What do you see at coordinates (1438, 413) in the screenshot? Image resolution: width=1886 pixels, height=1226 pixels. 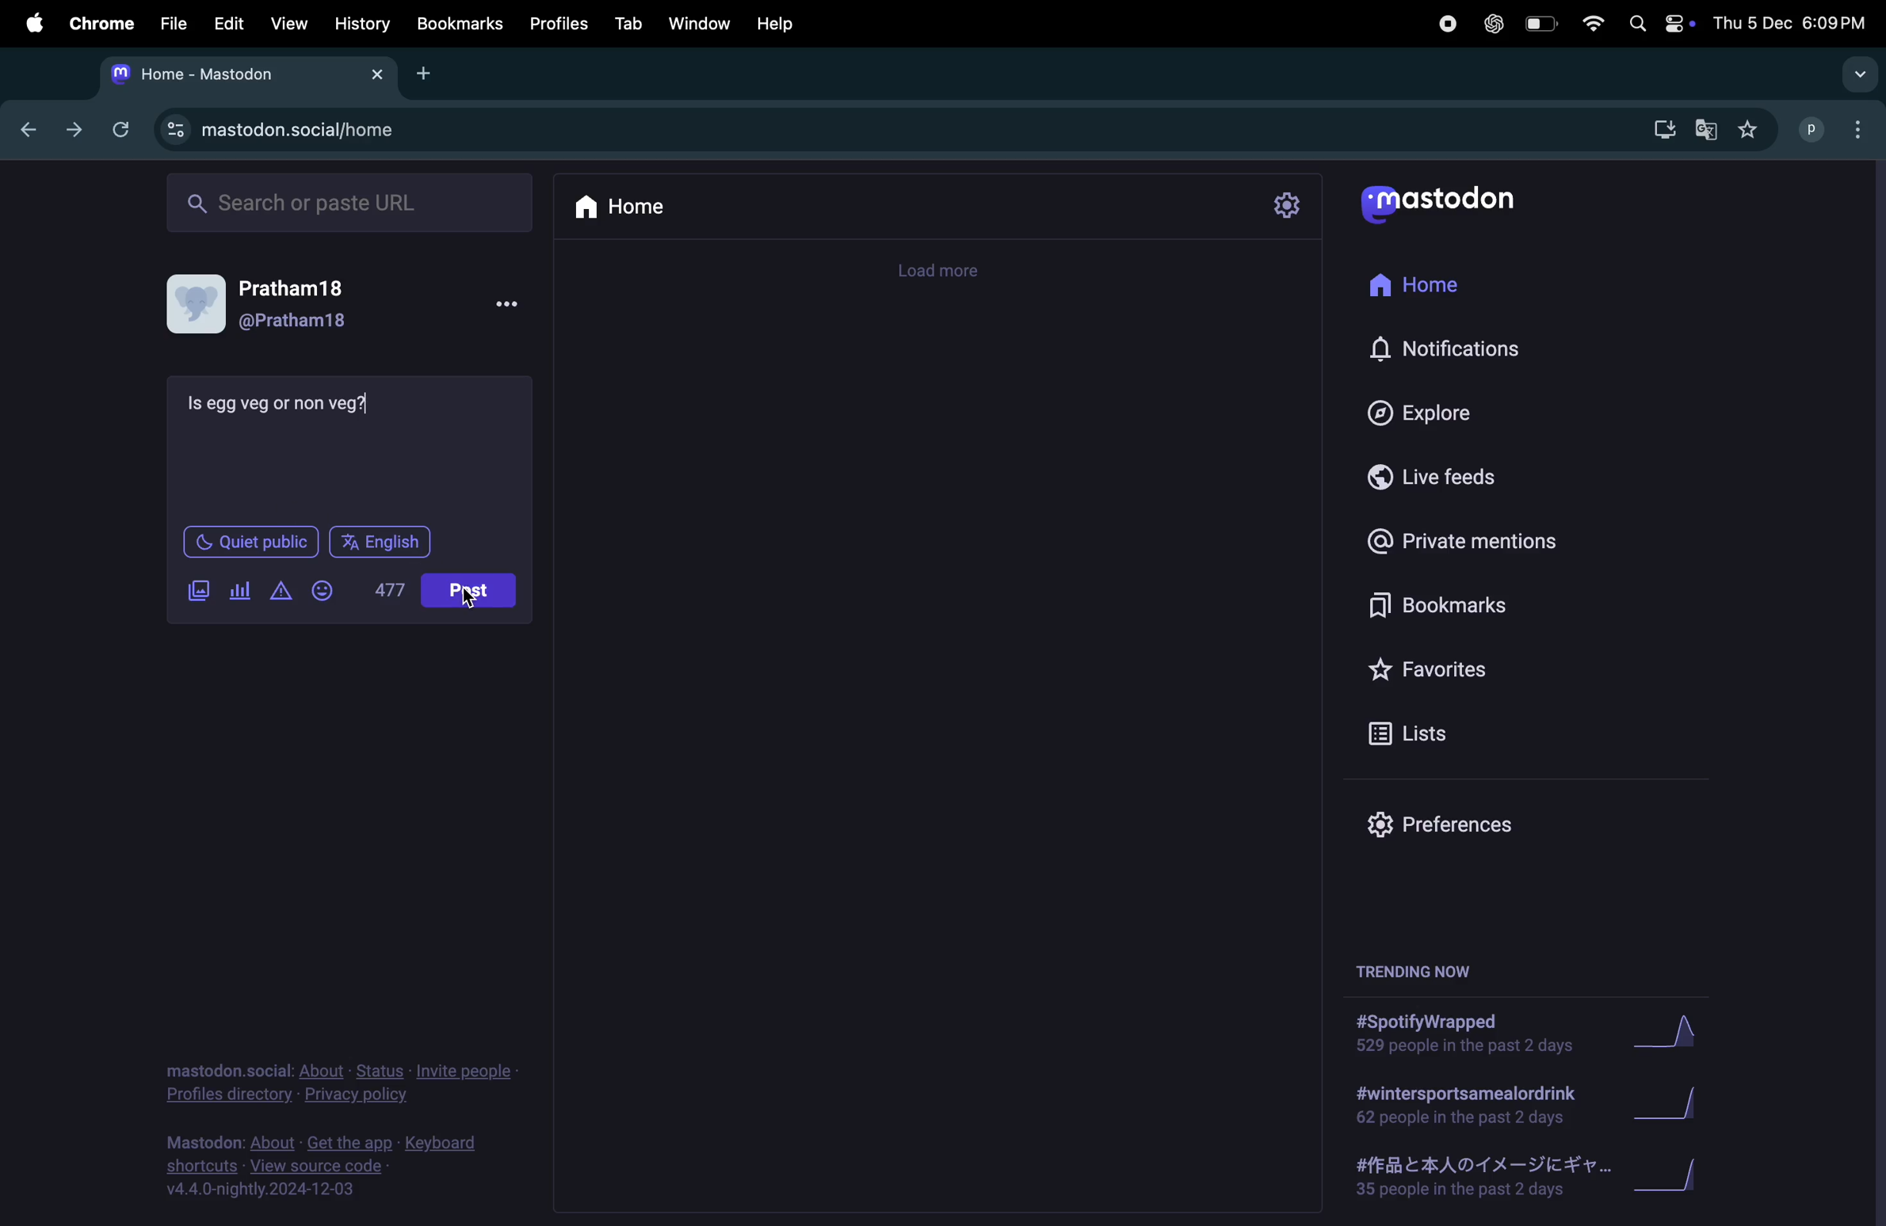 I see `Explore` at bounding box center [1438, 413].